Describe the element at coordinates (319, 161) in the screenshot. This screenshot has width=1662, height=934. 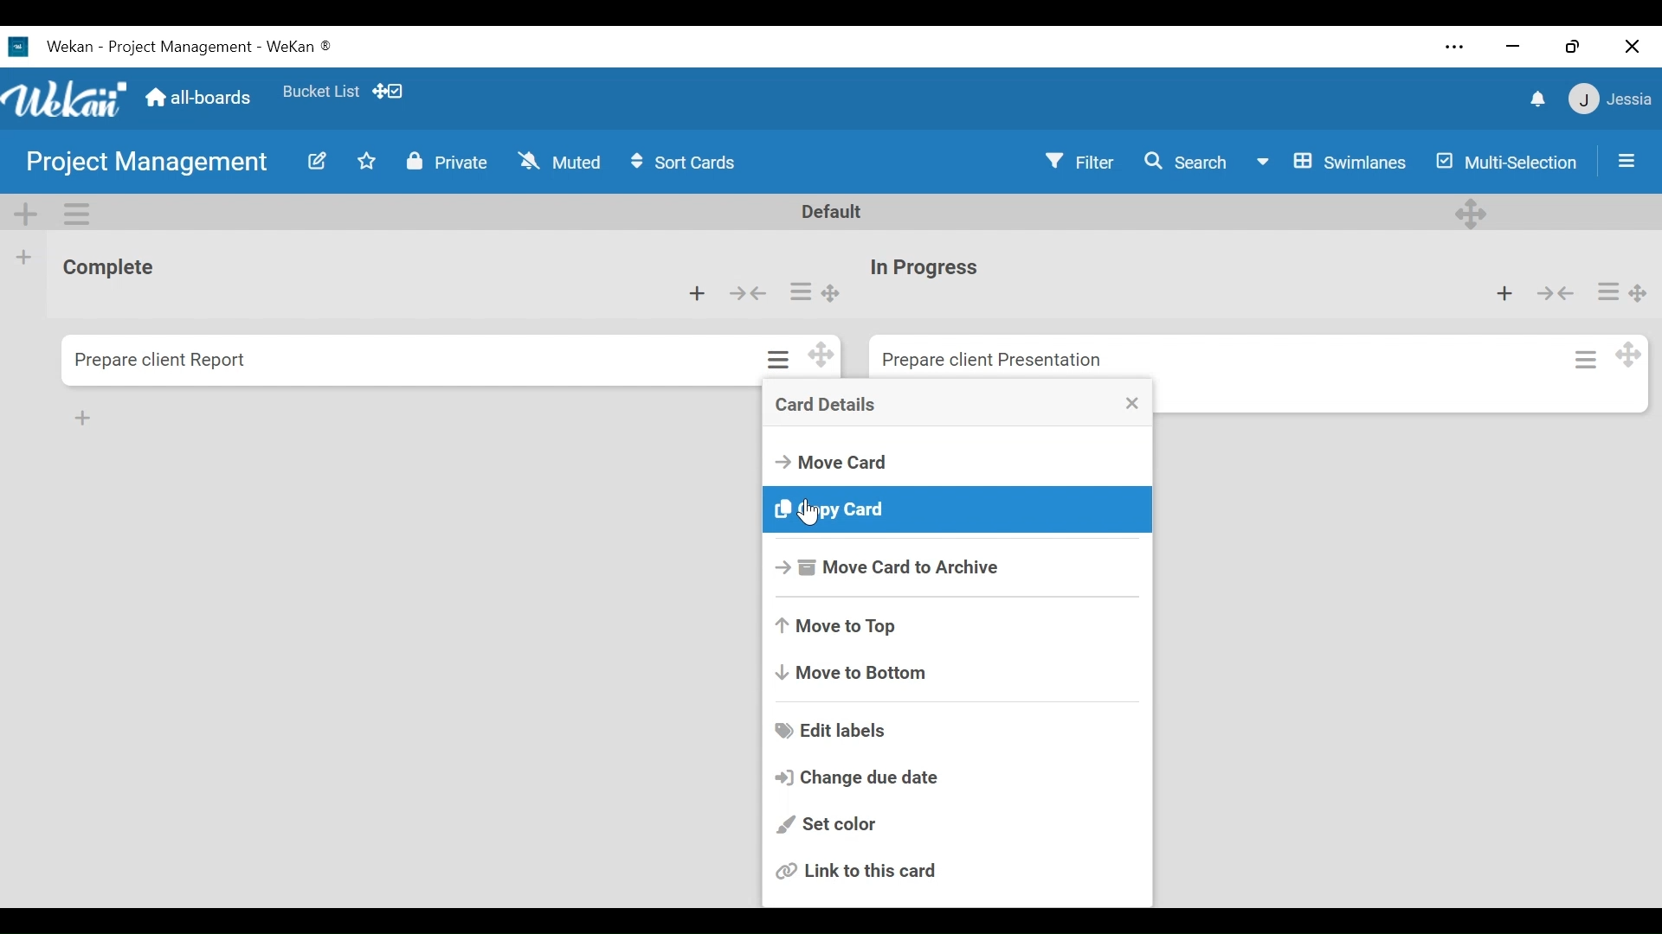
I see `Edit` at that location.